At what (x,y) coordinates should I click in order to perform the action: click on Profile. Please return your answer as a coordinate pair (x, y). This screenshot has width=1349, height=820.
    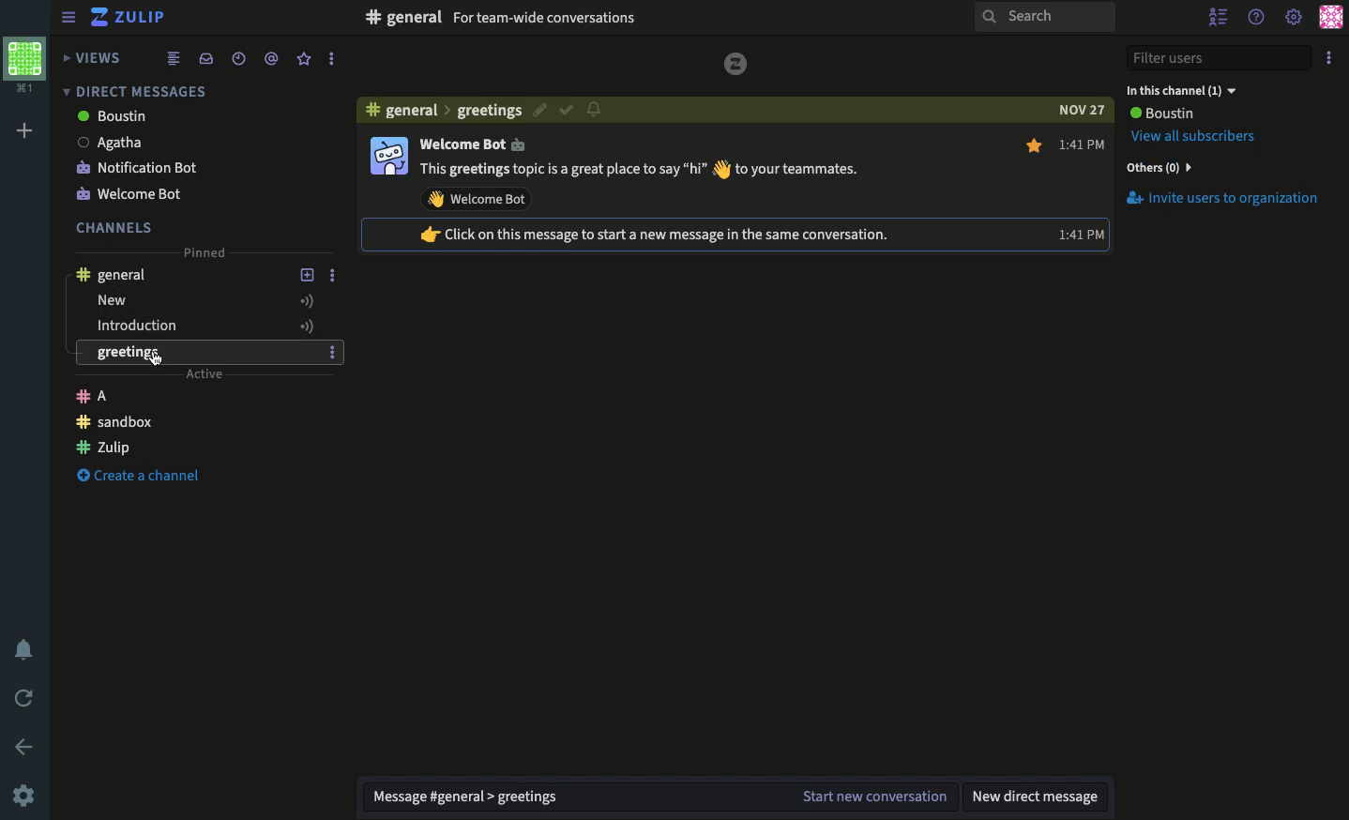
    Looking at the image, I should click on (23, 63).